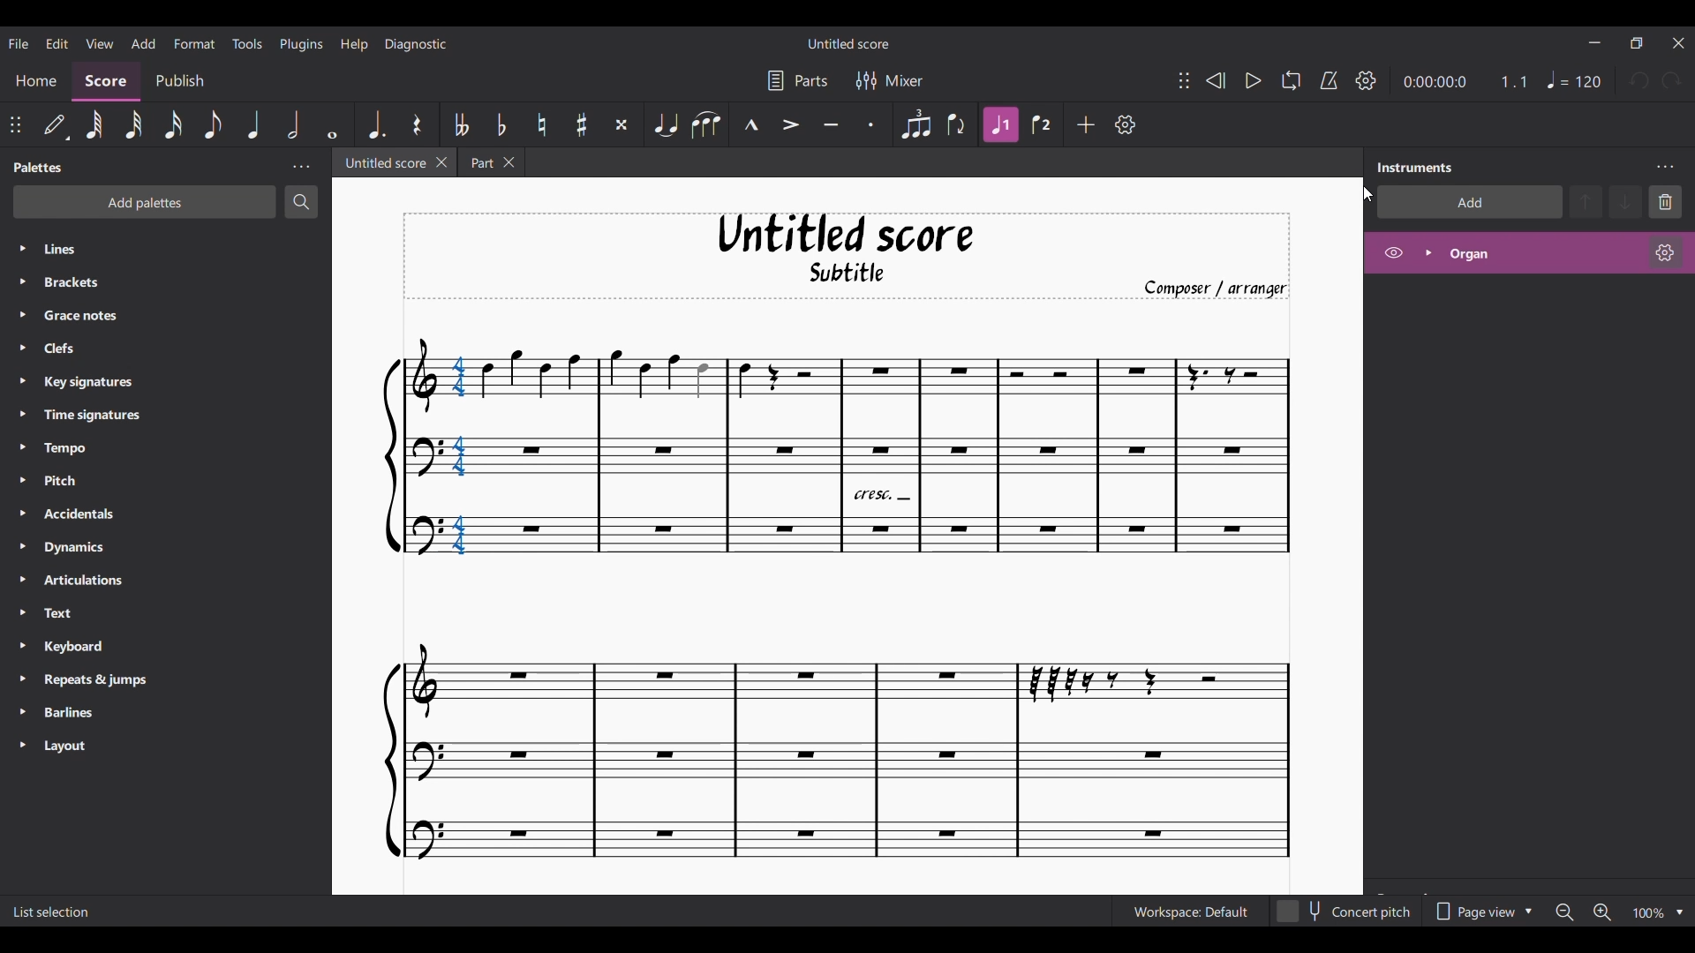 The width and height of the screenshot is (1695, 953). What do you see at coordinates (38, 168) in the screenshot?
I see `Palette title` at bounding box center [38, 168].